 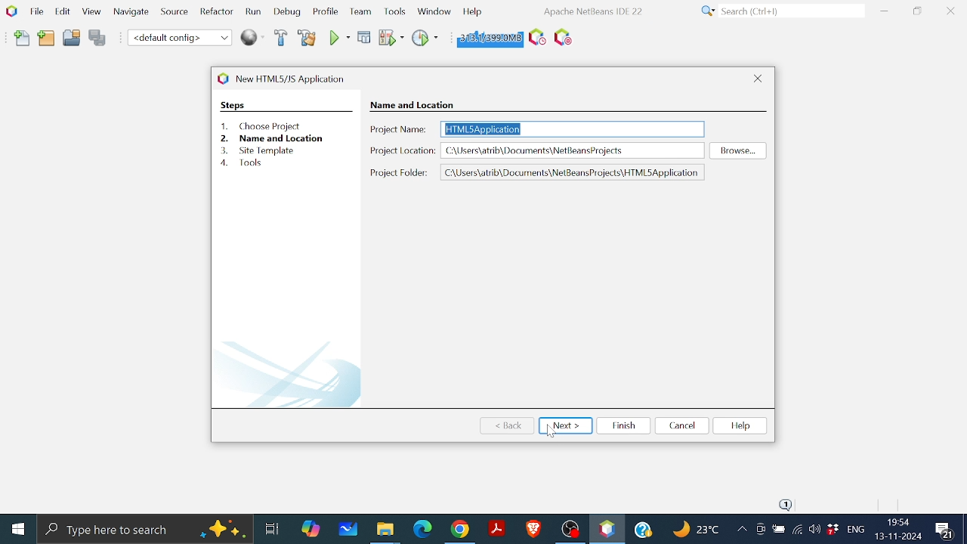 What do you see at coordinates (359, 12) in the screenshot?
I see `Team` at bounding box center [359, 12].